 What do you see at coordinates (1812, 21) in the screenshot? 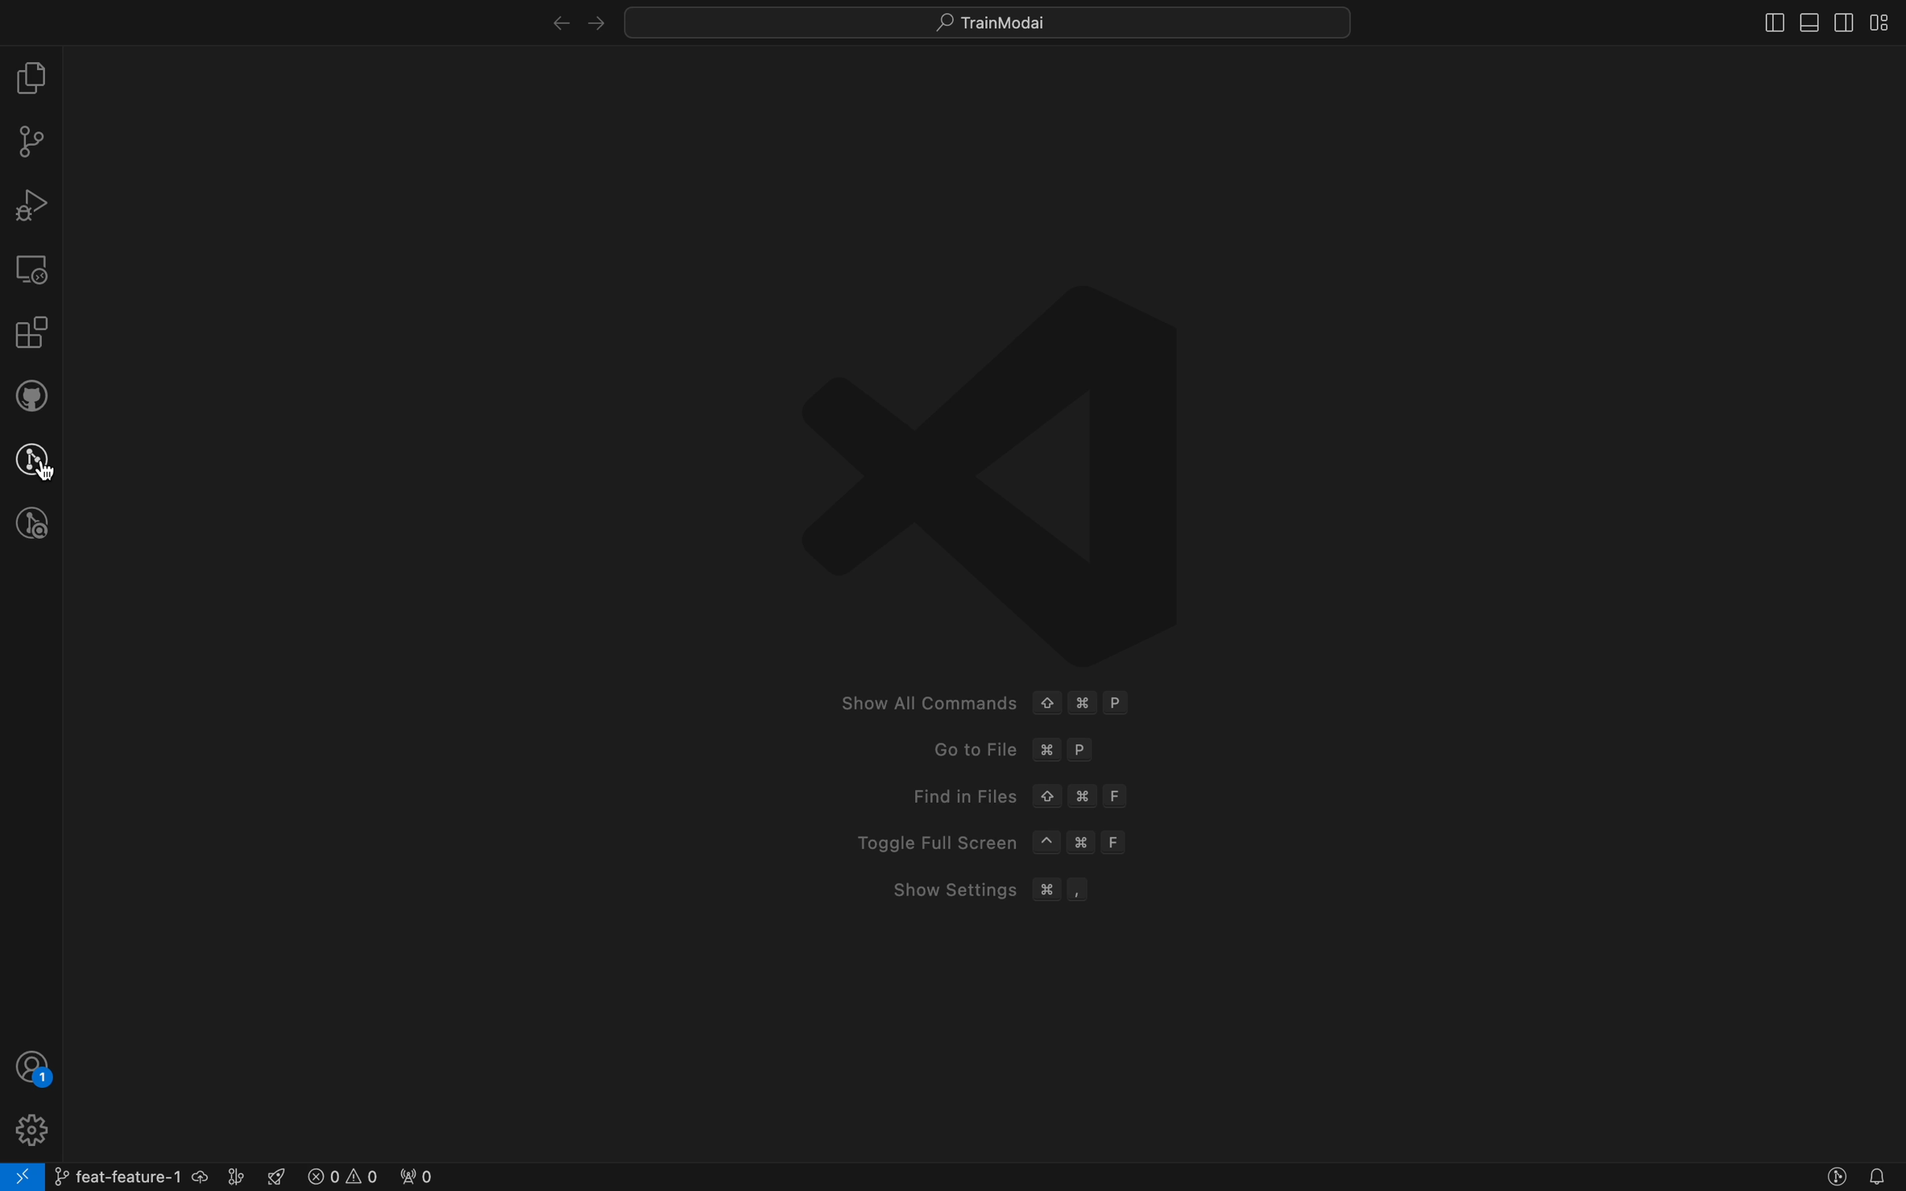
I see `toggle primary bar` at bounding box center [1812, 21].